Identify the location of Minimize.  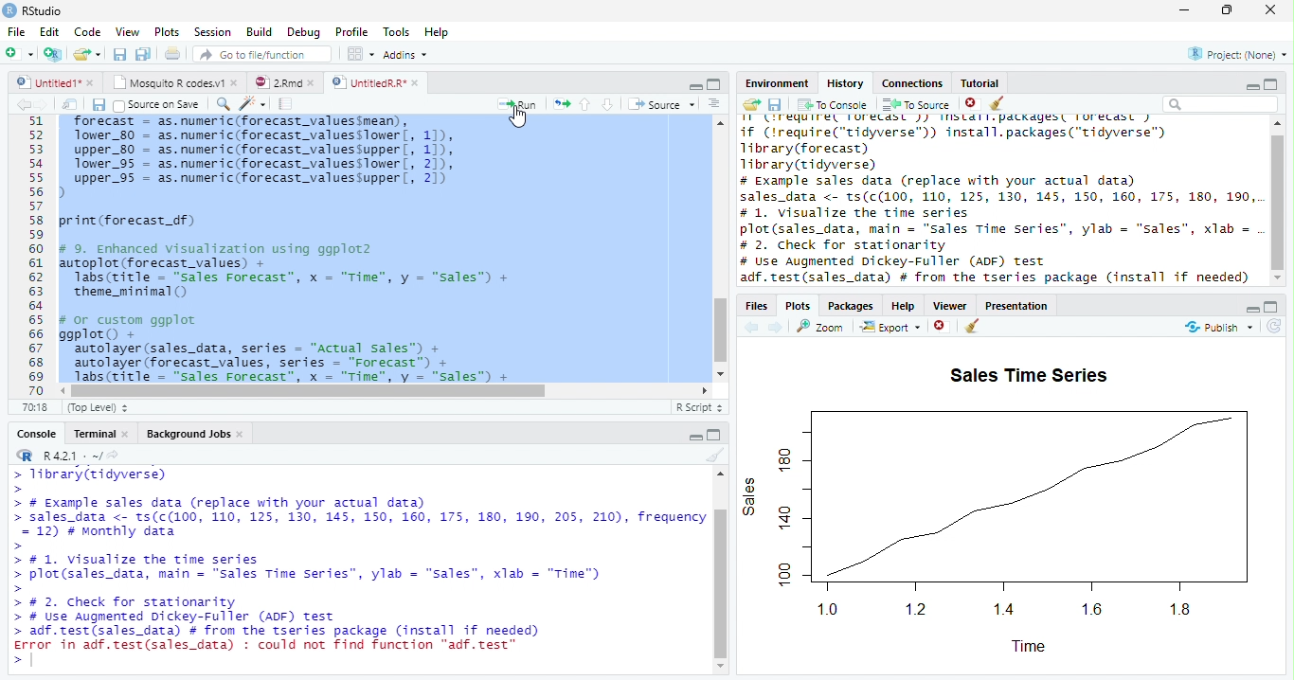
(1251, 84).